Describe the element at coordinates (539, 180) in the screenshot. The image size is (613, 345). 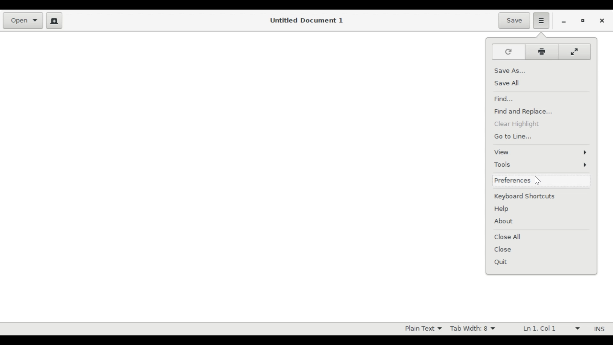
I see `cursor` at that location.